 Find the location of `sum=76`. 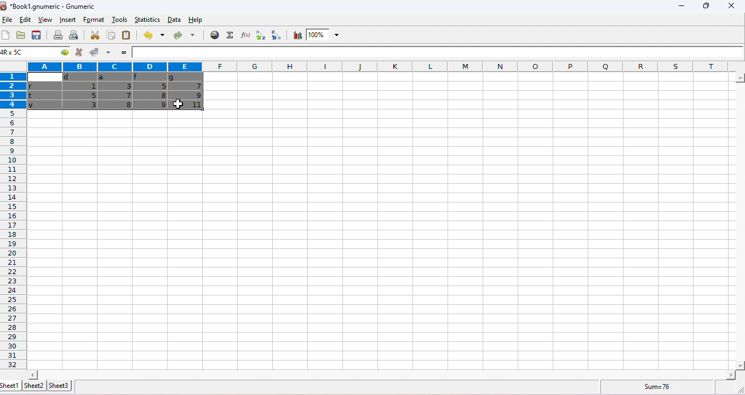

sum=76 is located at coordinates (660, 386).